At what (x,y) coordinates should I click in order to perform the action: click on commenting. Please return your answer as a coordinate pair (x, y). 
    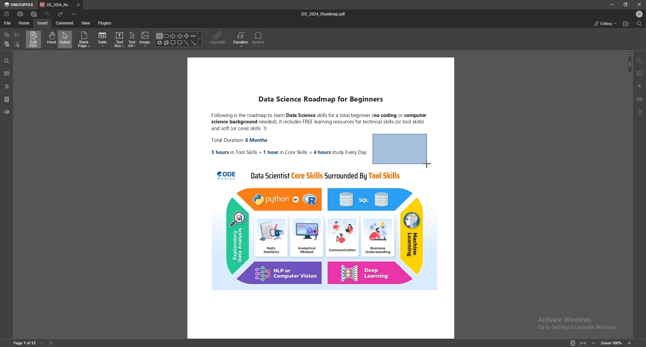
    Looking at the image, I should click on (600, 23).